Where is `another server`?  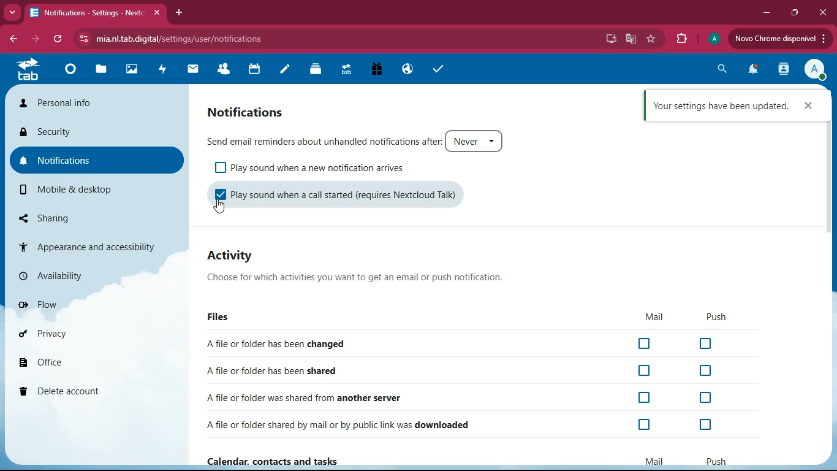 another server is located at coordinates (305, 398).